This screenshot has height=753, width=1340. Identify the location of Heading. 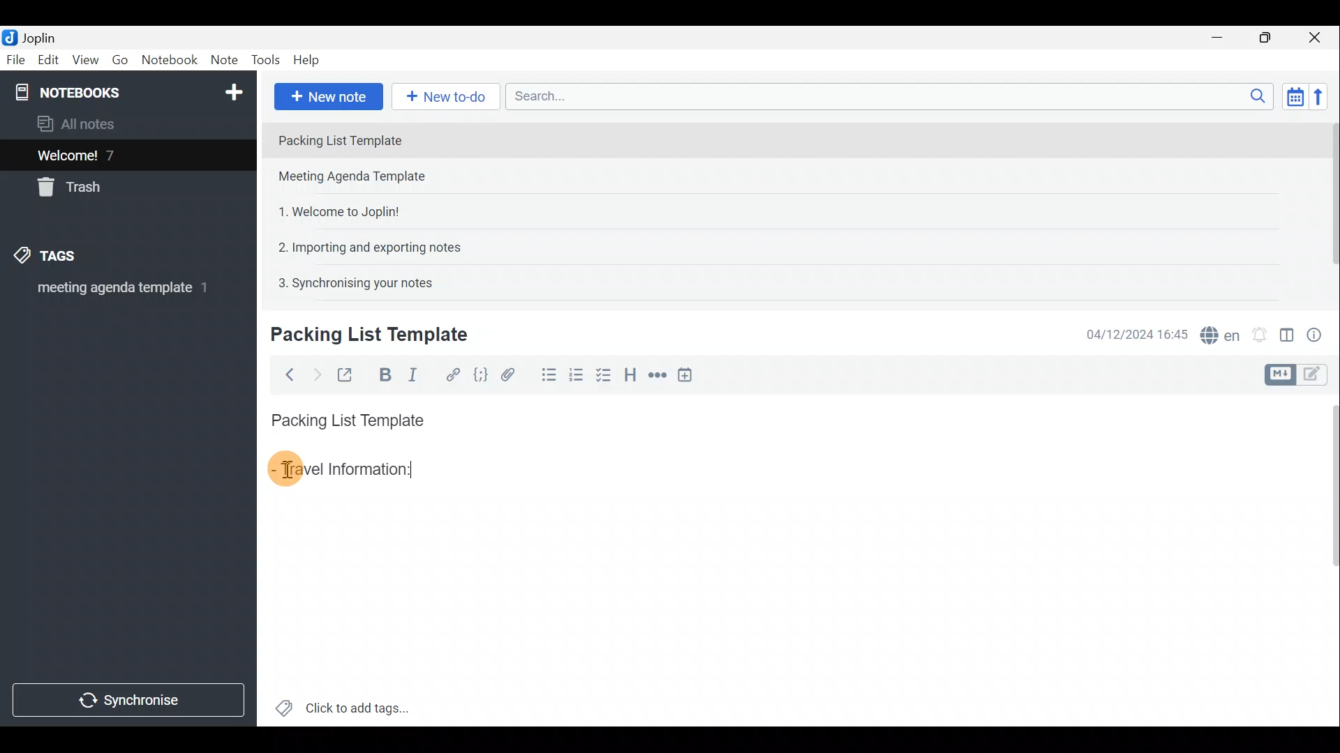
(632, 373).